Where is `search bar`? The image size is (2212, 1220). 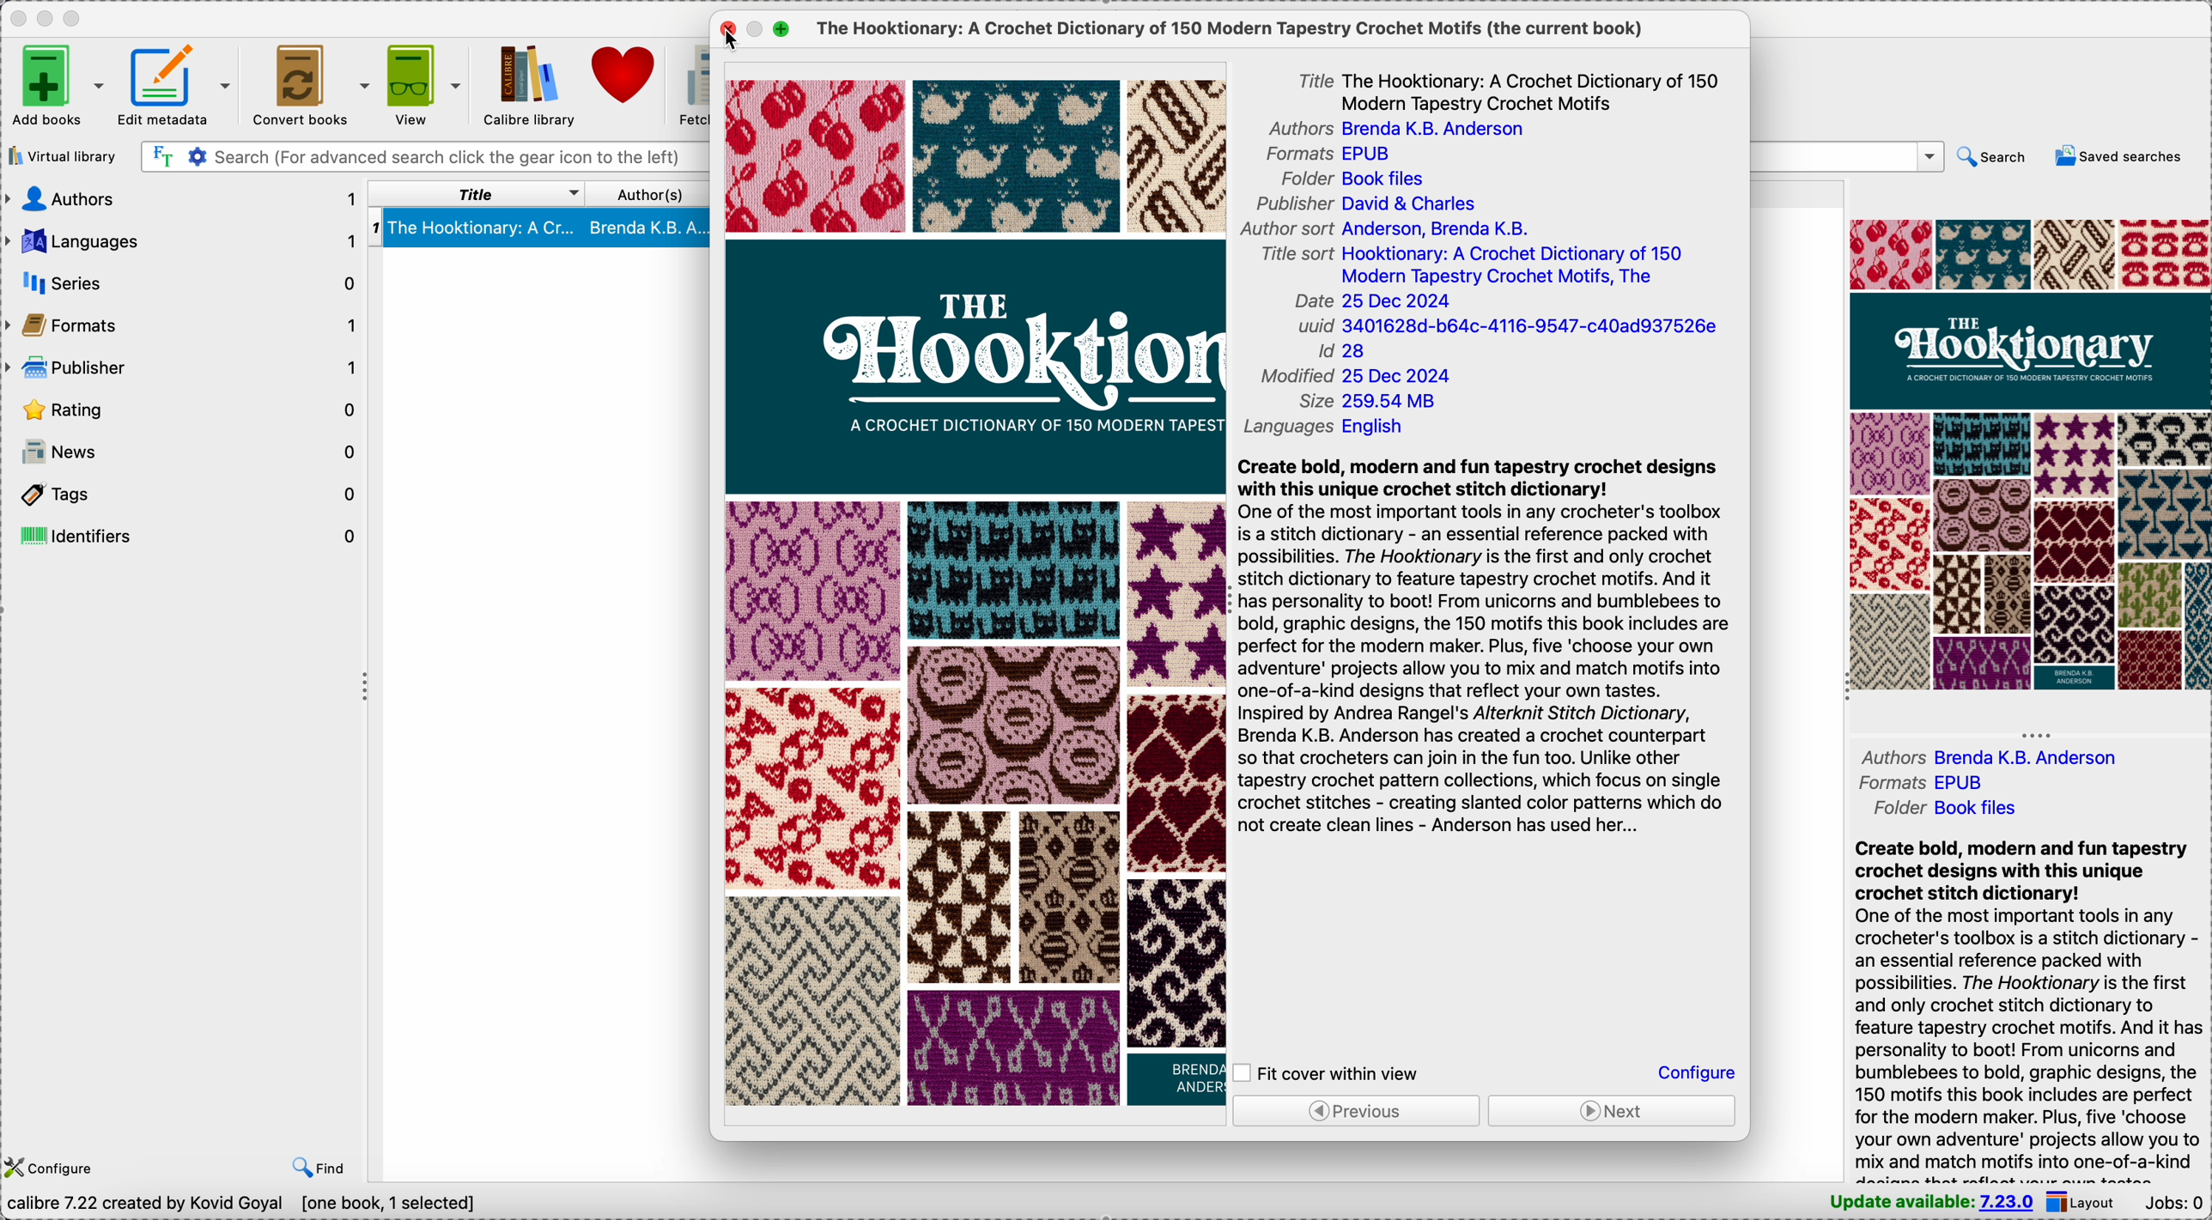
search bar is located at coordinates (423, 159).